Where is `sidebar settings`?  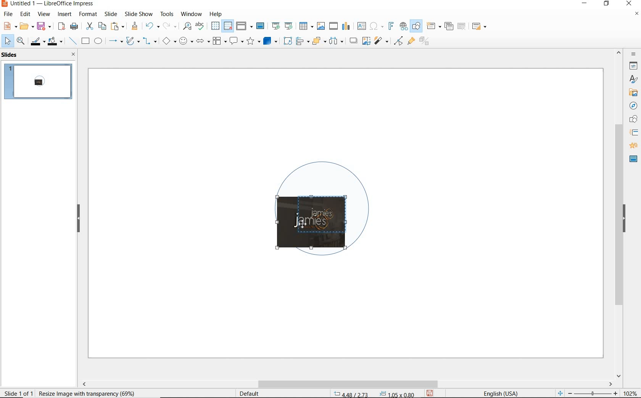
sidebar settings is located at coordinates (633, 54).